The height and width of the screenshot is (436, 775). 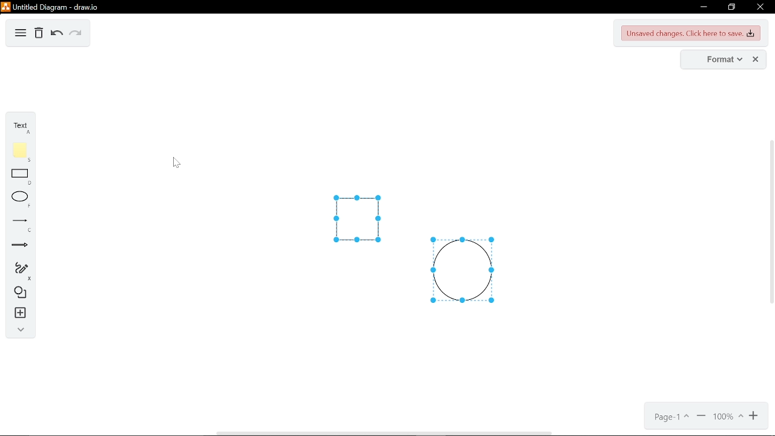 I want to click on redo, so click(x=74, y=35).